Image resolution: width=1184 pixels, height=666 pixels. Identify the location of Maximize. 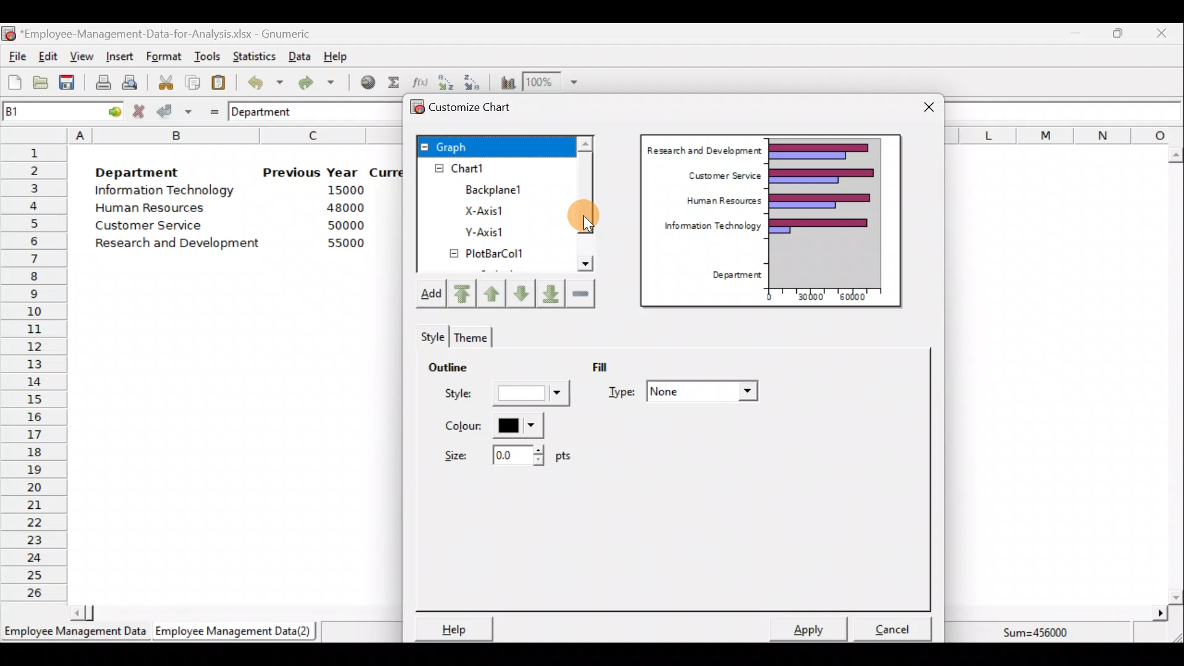
(1118, 33).